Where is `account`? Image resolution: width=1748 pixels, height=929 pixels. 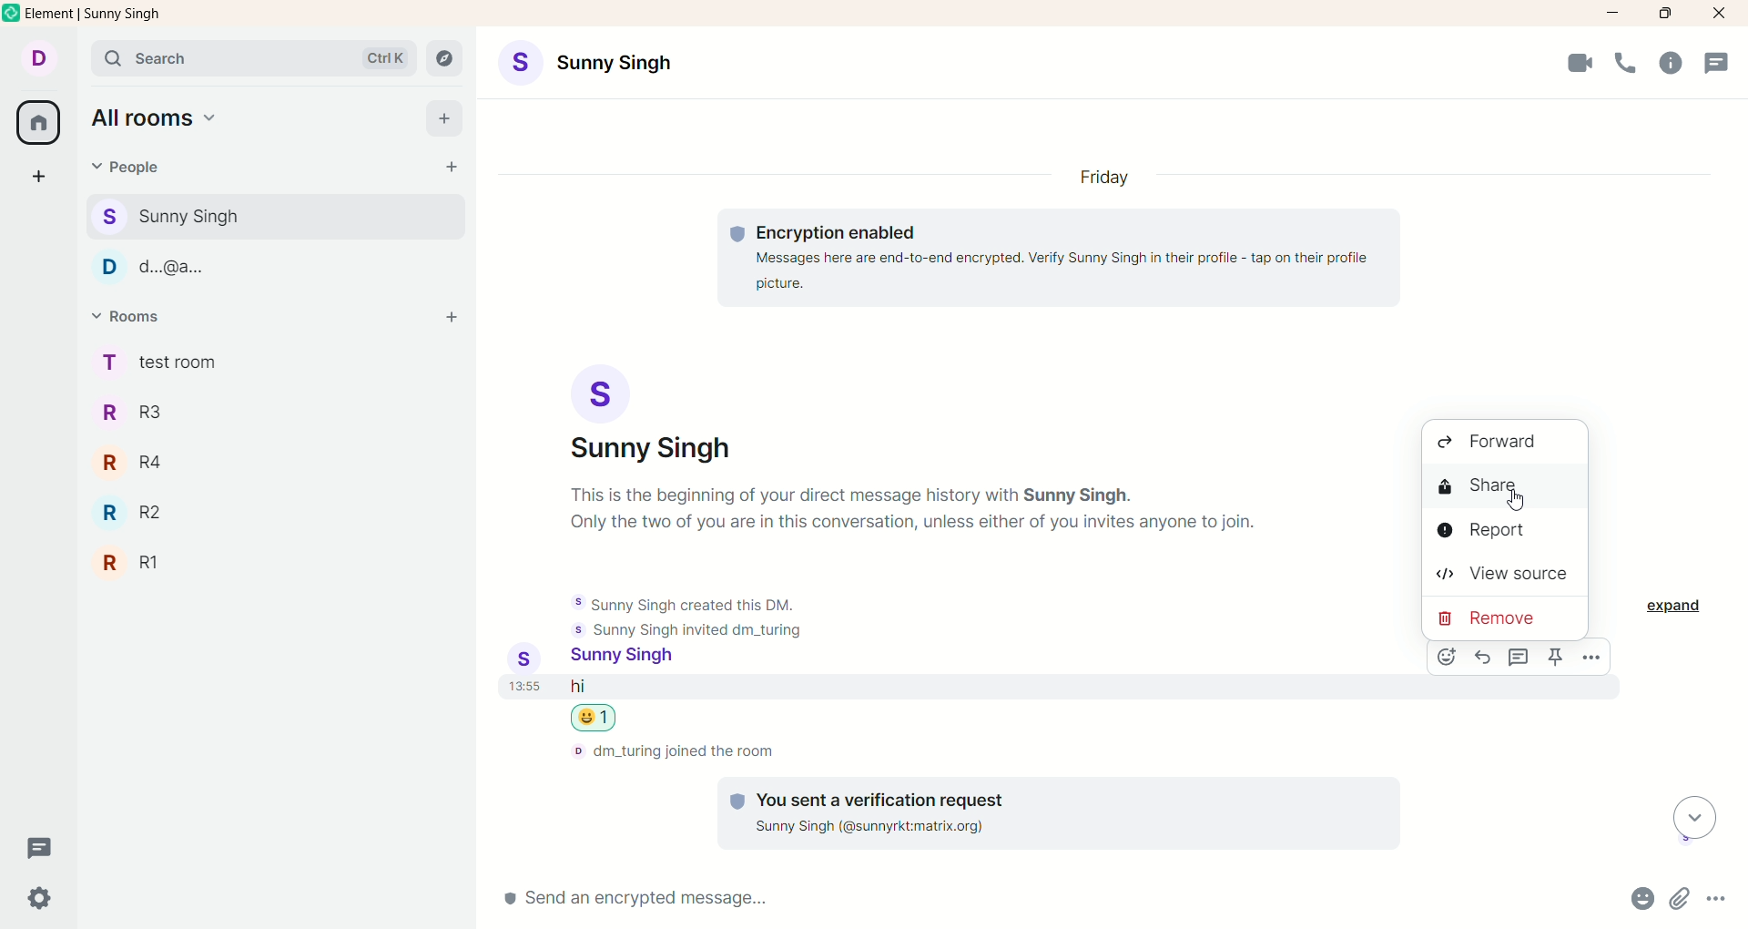 account is located at coordinates (41, 60).